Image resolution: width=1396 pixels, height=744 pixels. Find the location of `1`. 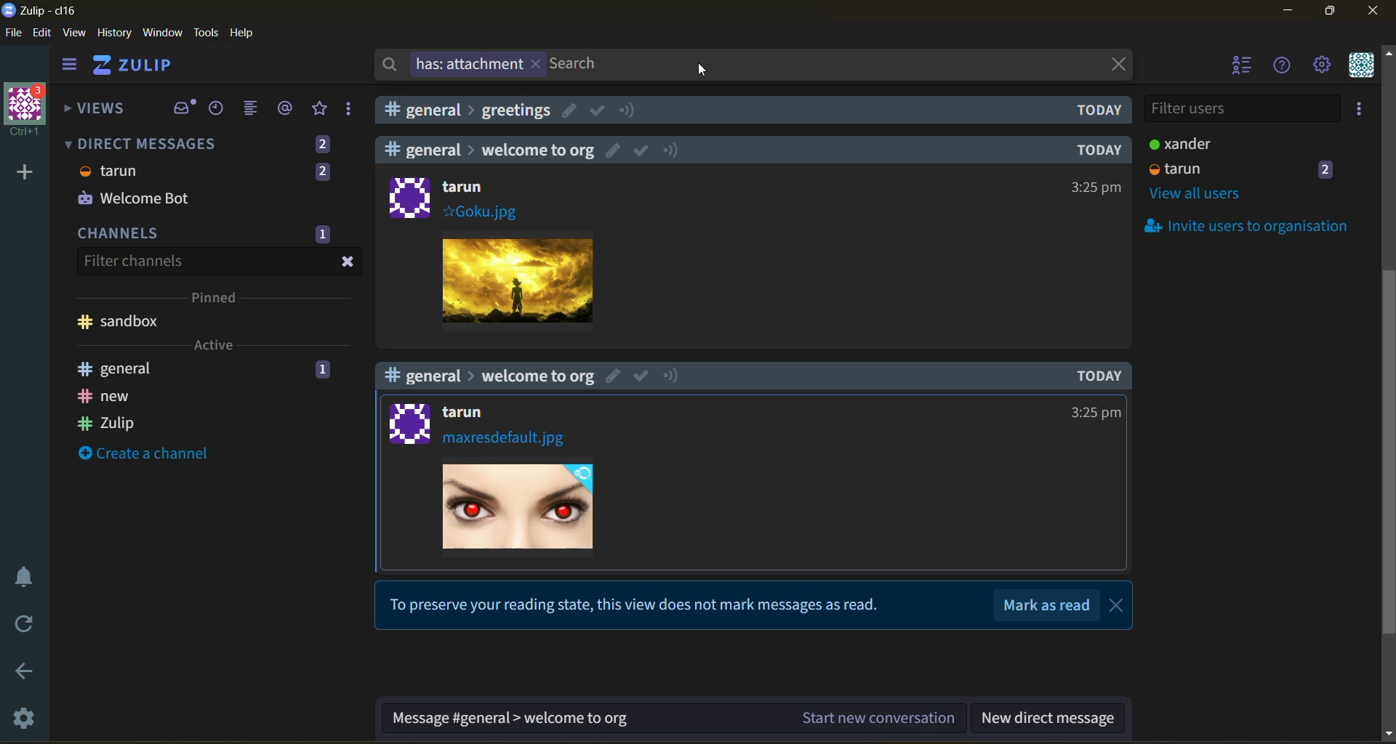

1 is located at coordinates (322, 234).